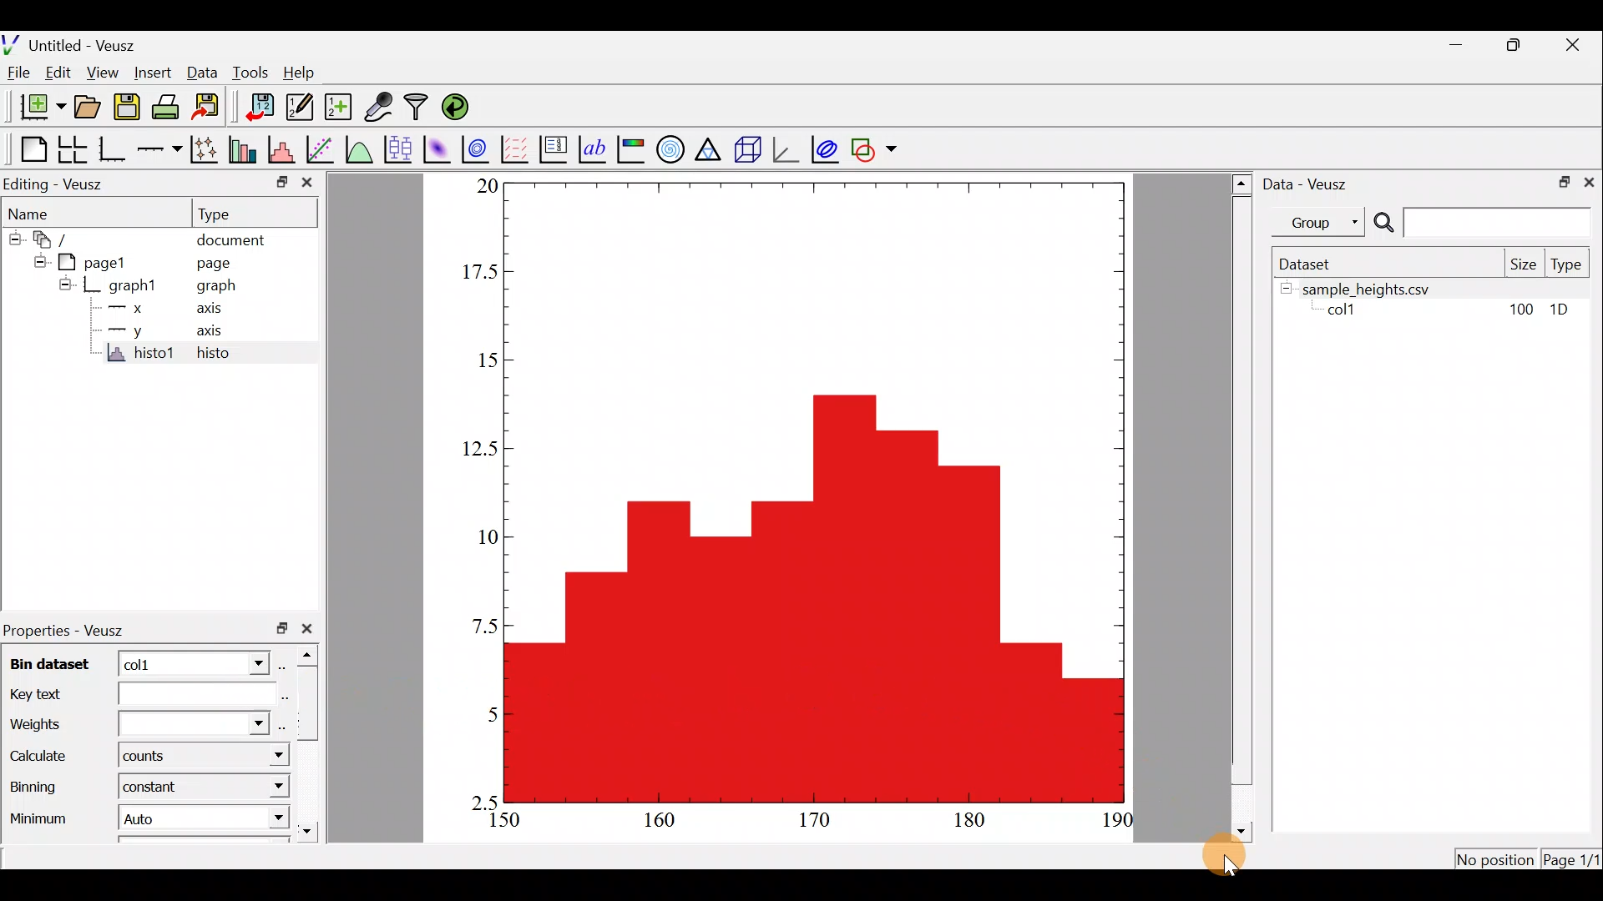 This screenshot has height=901, width=1603. What do you see at coordinates (152, 73) in the screenshot?
I see `Insert` at bounding box center [152, 73].